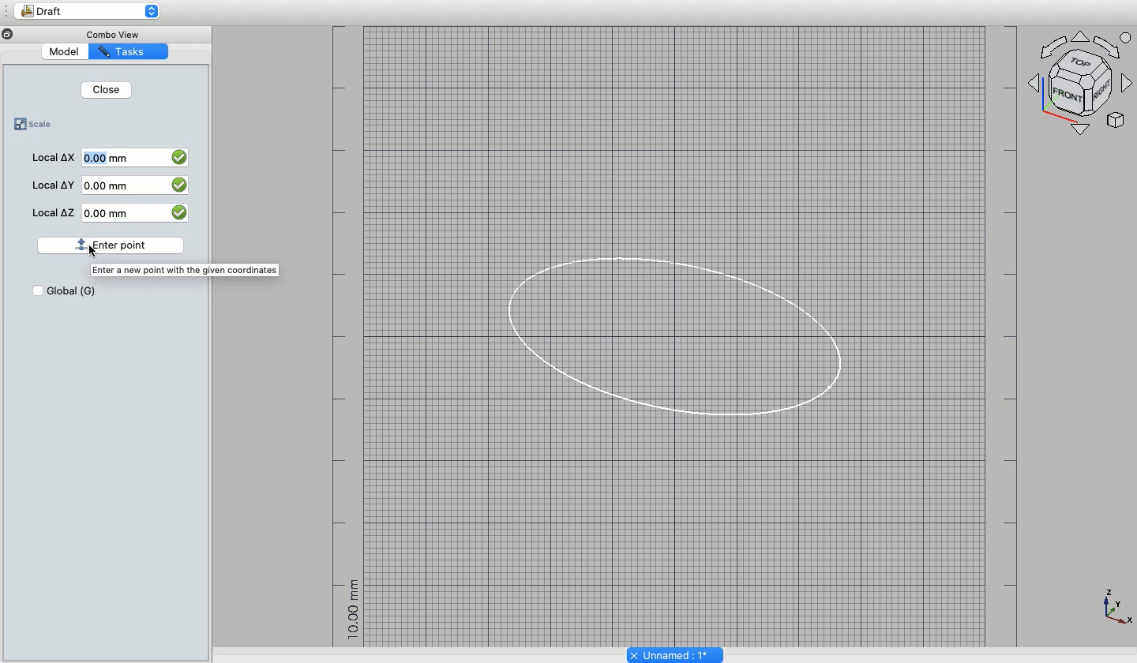 This screenshot has height=663, width=1137. What do you see at coordinates (81, 52) in the screenshot?
I see `Model ` at bounding box center [81, 52].